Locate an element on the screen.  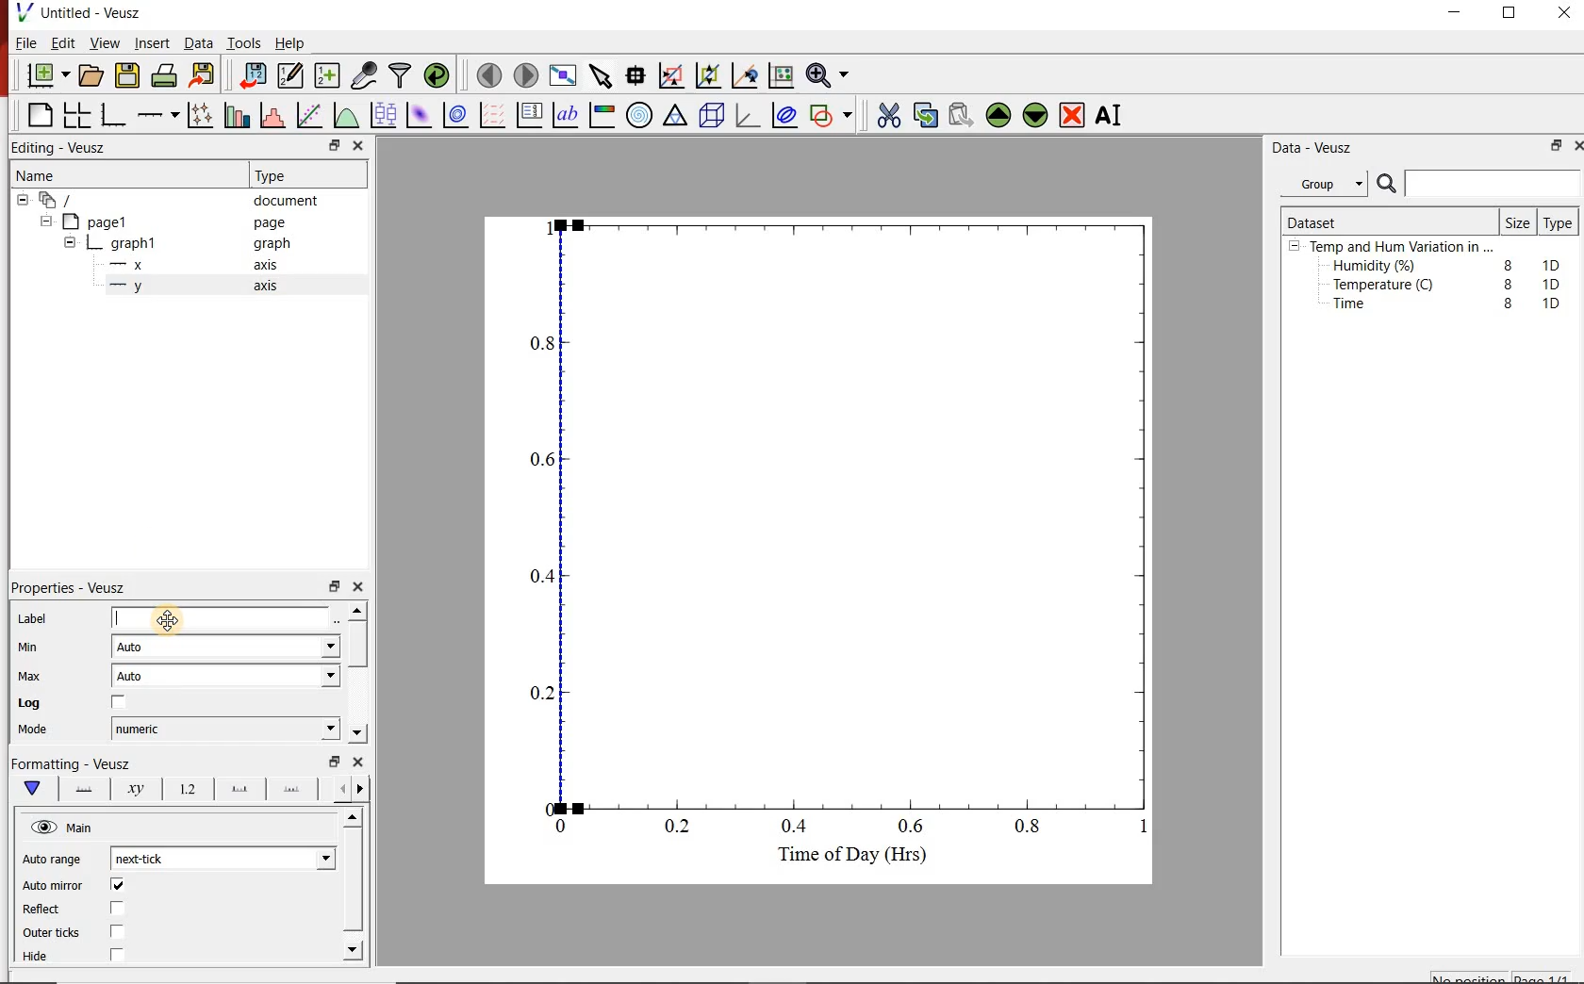
axis line is located at coordinates (85, 790).